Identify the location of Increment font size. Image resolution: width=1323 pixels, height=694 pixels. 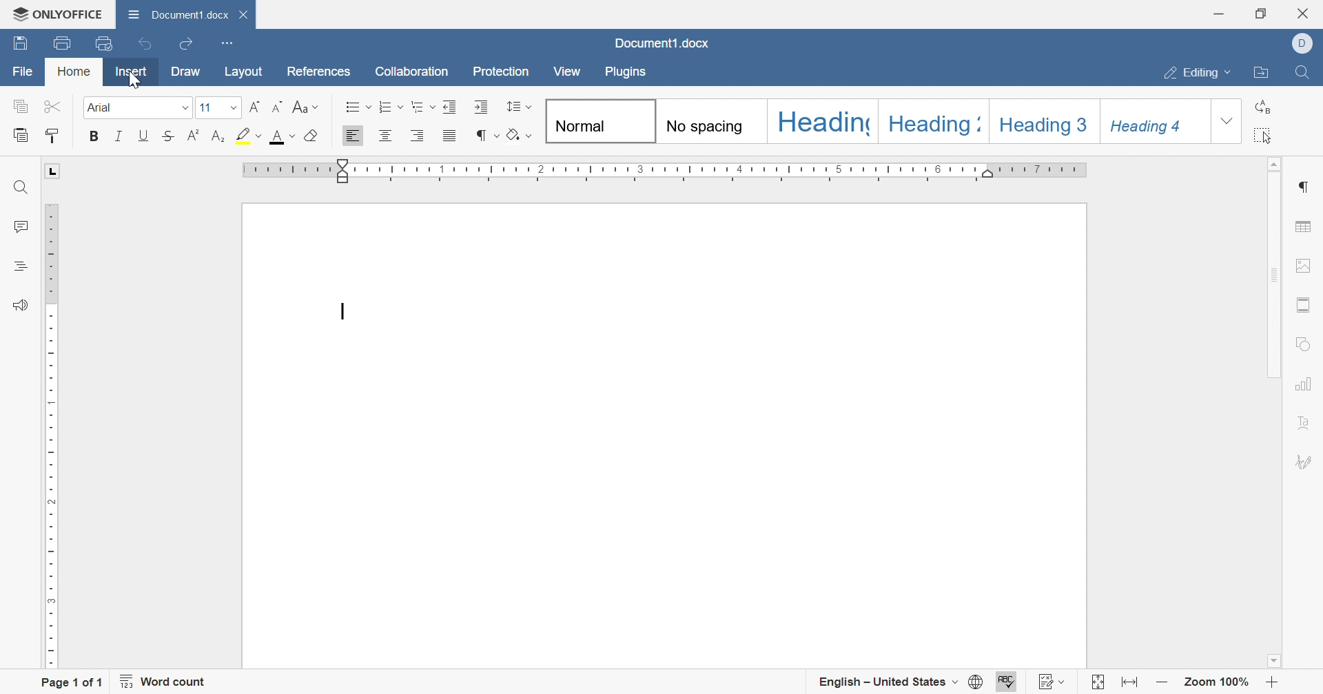
(255, 105).